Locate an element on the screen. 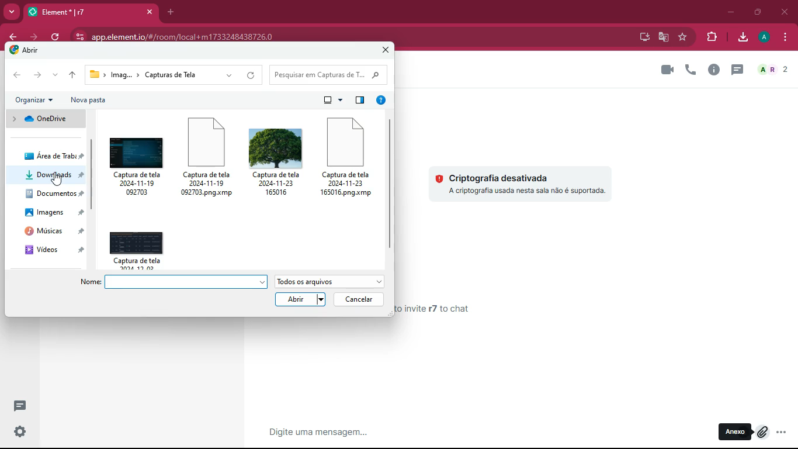 Image resolution: width=798 pixels, height=449 pixels. more is located at coordinates (55, 75).